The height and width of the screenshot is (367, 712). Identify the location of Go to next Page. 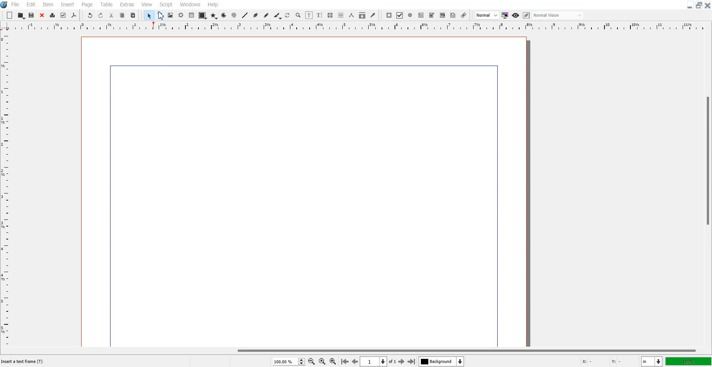
(402, 362).